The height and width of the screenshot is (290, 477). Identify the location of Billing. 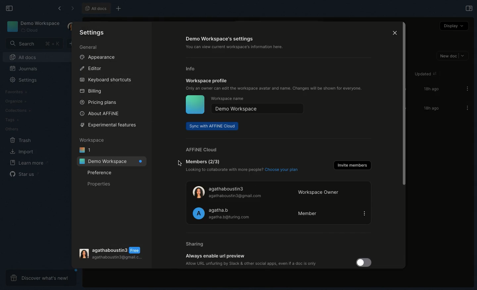
(92, 91).